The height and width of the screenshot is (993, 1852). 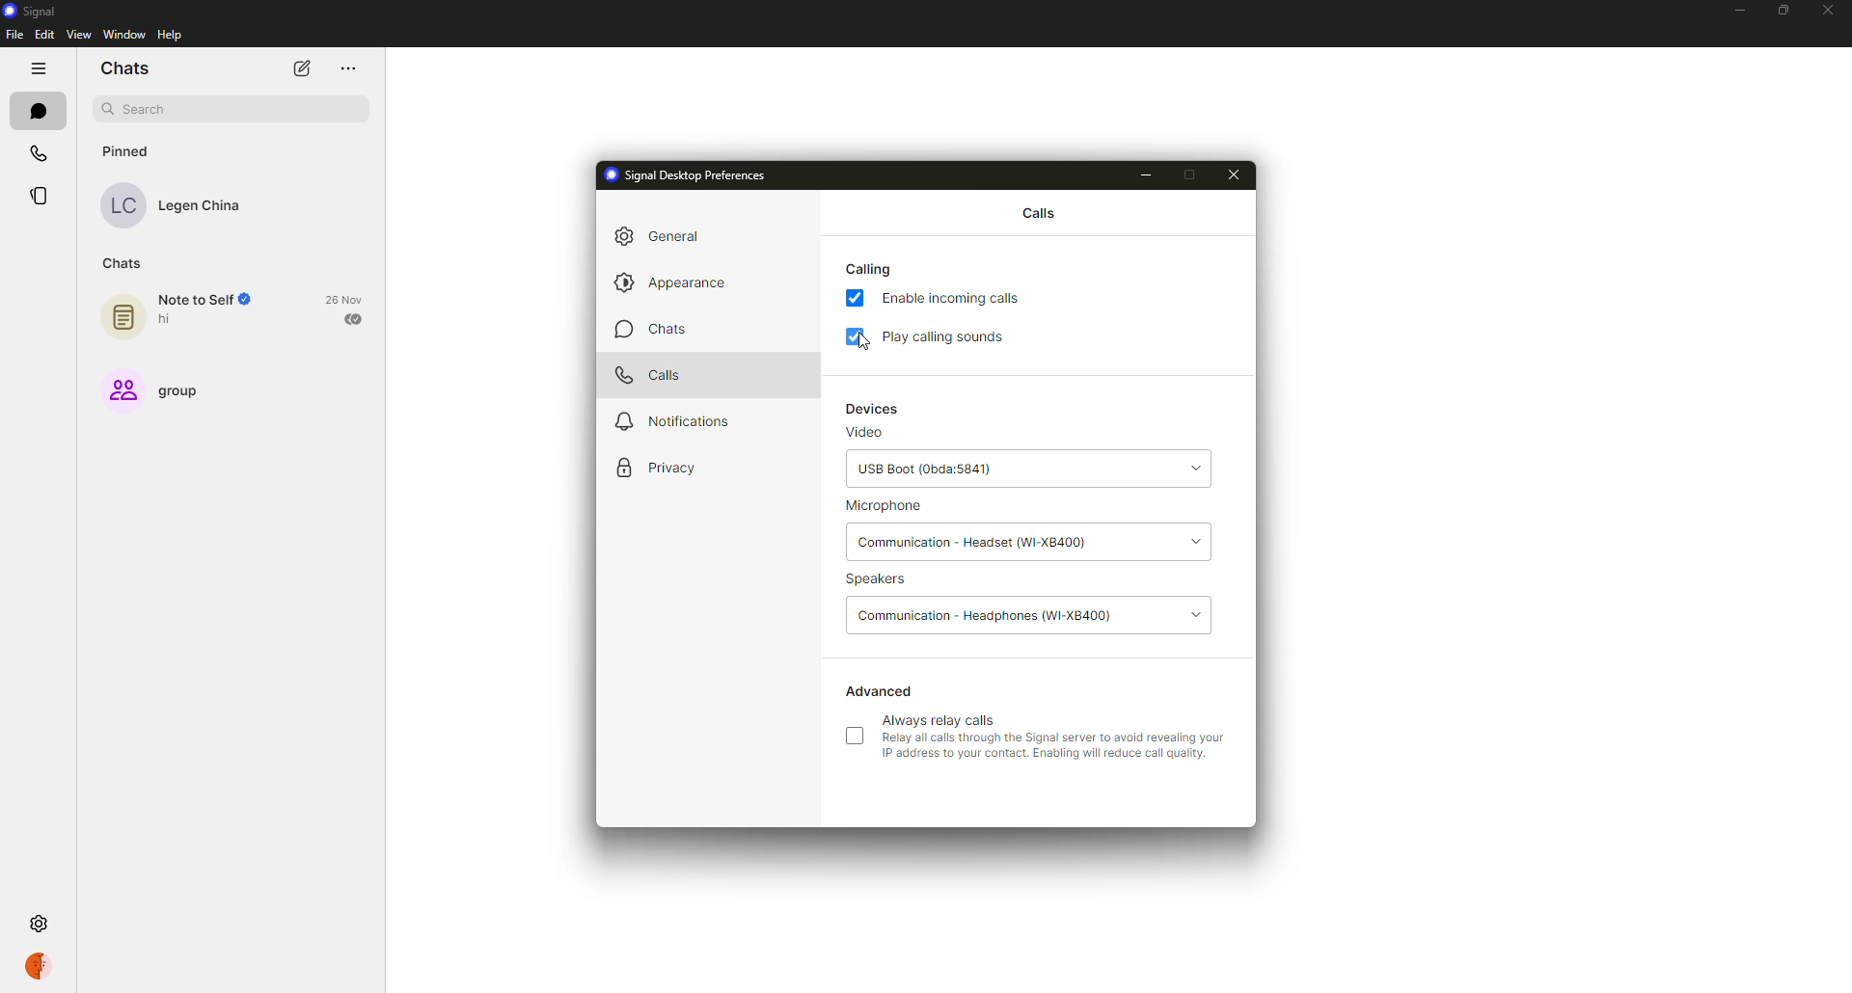 I want to click on enabled, so click(x=857, y=336).